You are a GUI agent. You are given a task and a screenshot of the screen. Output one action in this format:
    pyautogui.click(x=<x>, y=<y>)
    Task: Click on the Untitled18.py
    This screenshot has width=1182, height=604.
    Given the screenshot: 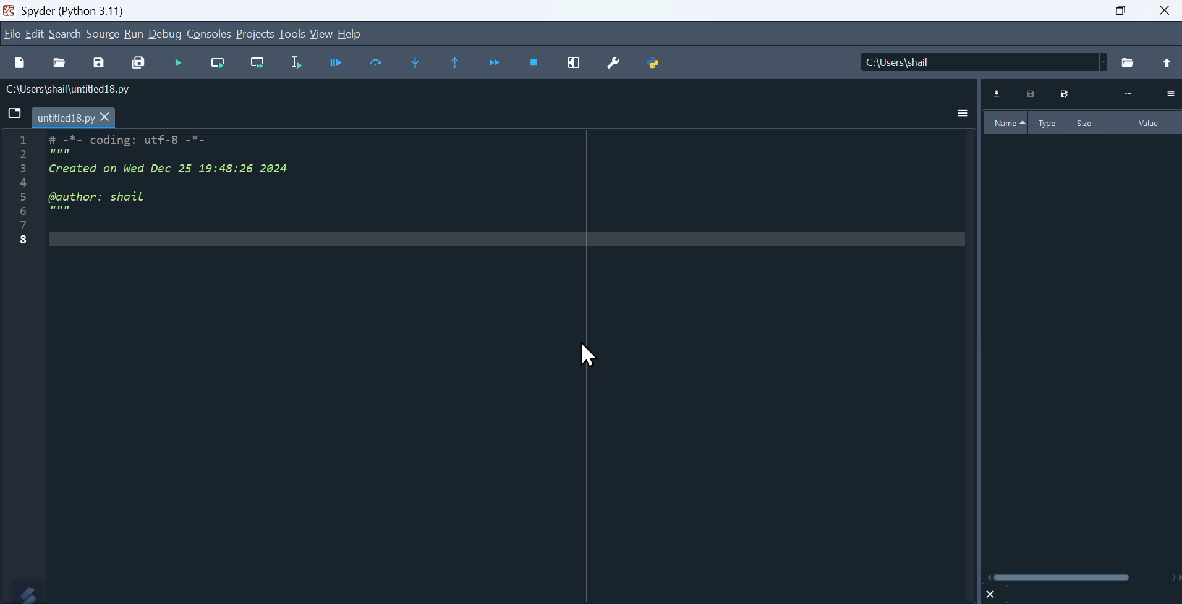 What is the action you would take?
    pyautogui.click(x=74, y=119)
    